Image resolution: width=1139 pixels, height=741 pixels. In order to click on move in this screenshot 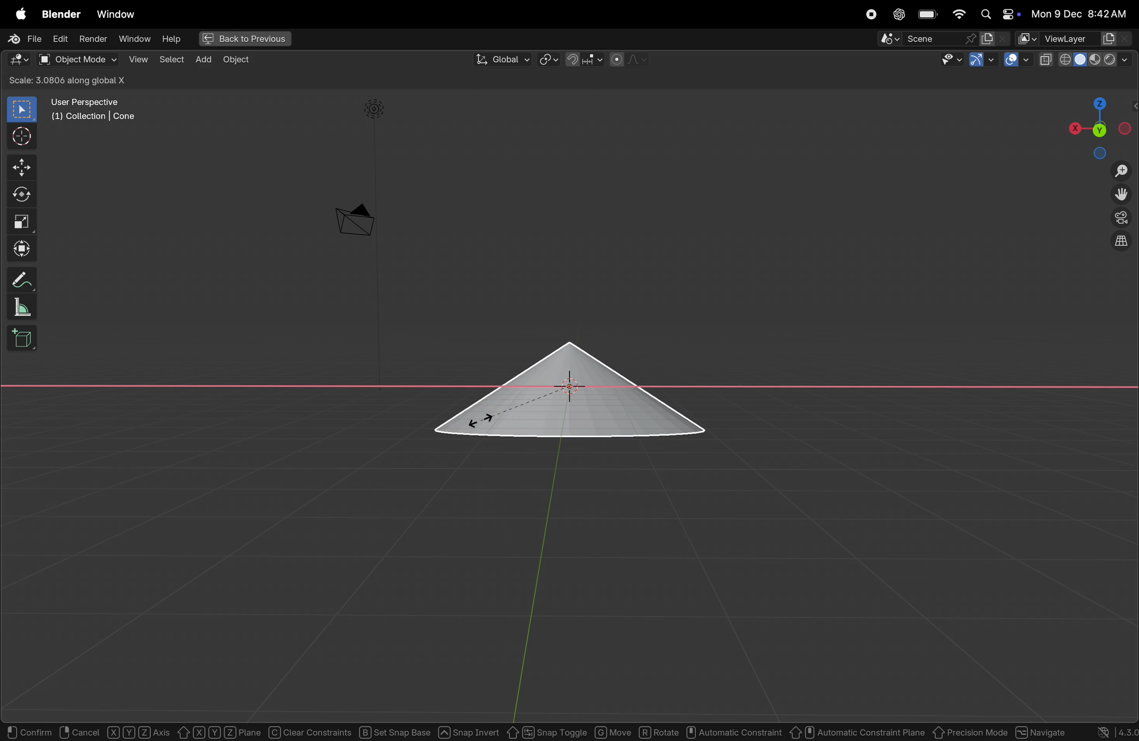, I will do `click(20, 167)`.